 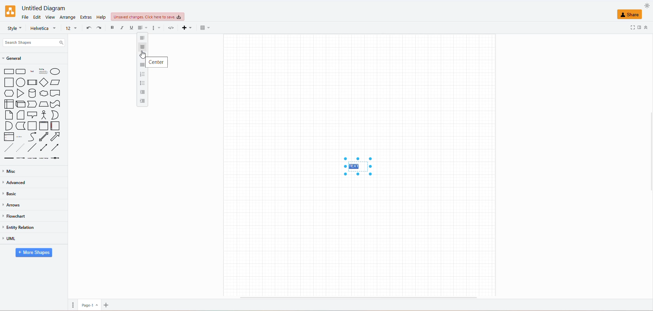 What do you see at coordinates (185, 27) in the screenshot?
I see `insert` at bounding box center [185, 27].